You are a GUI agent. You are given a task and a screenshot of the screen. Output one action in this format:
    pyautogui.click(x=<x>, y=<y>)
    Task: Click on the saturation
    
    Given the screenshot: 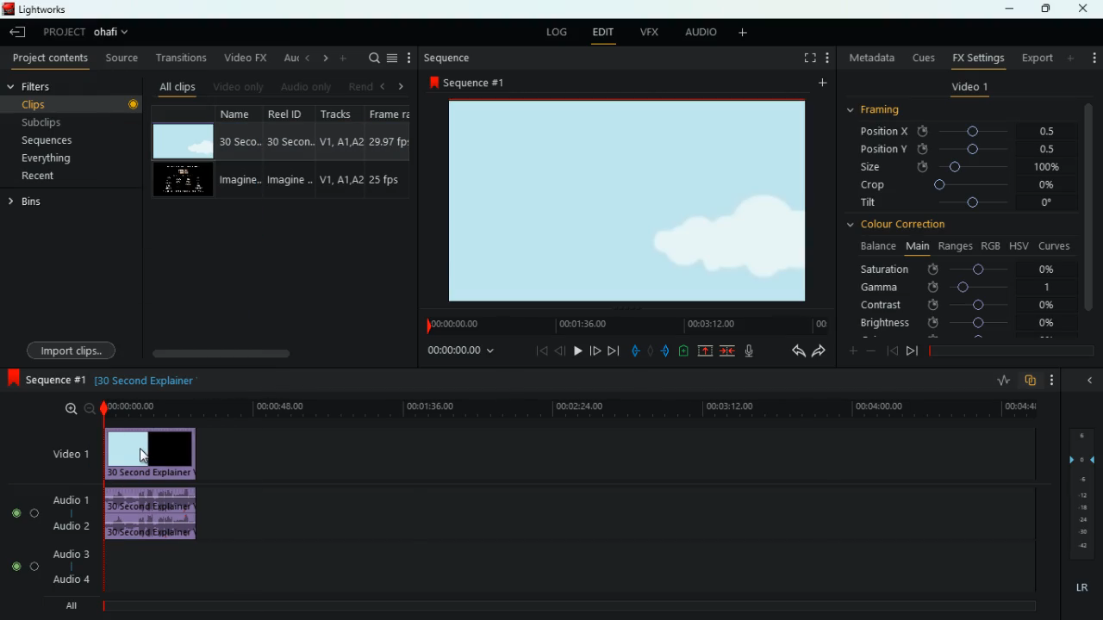 What is the action you would take?
    pyautogui.click(x=962, y=268)
    